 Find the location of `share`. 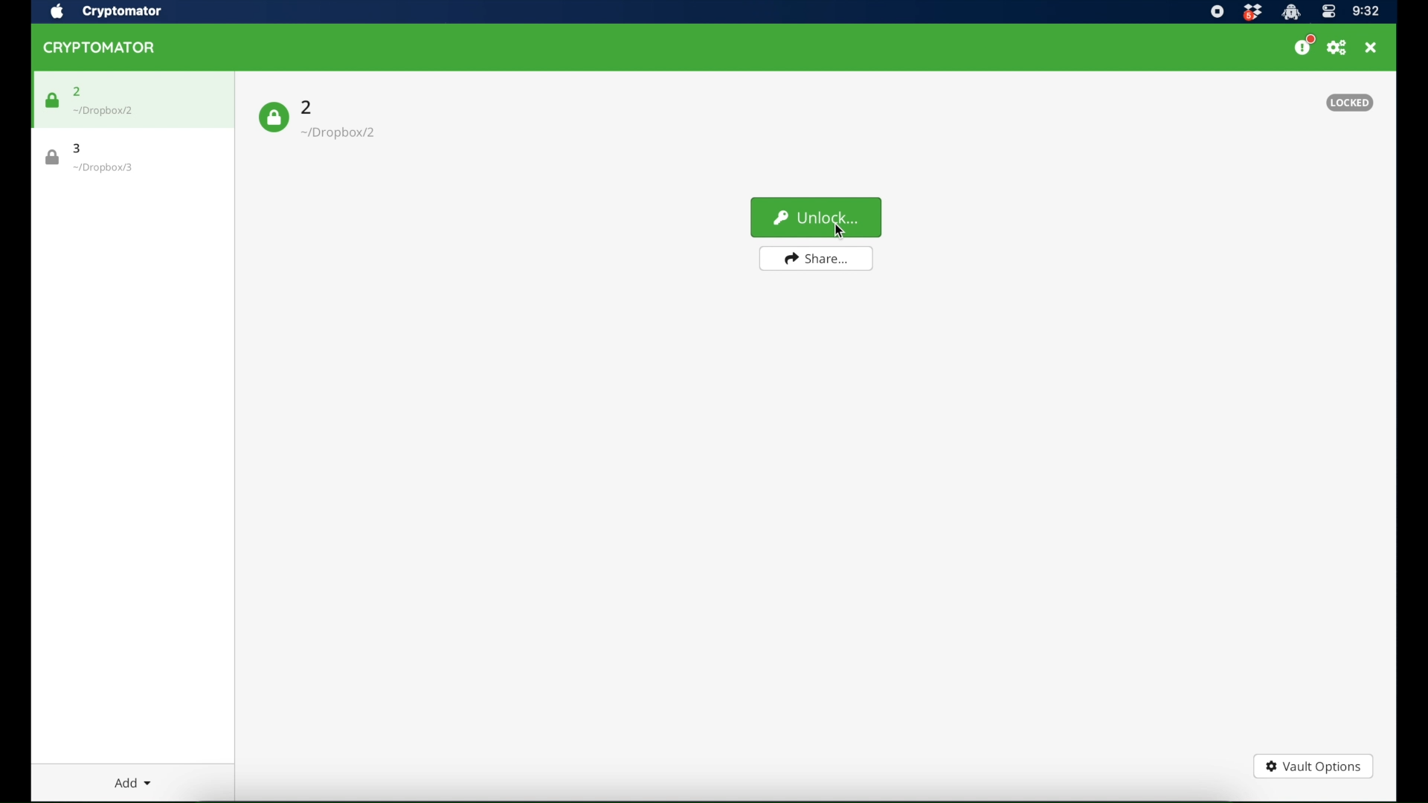

share is located at coordinates (814, 258).